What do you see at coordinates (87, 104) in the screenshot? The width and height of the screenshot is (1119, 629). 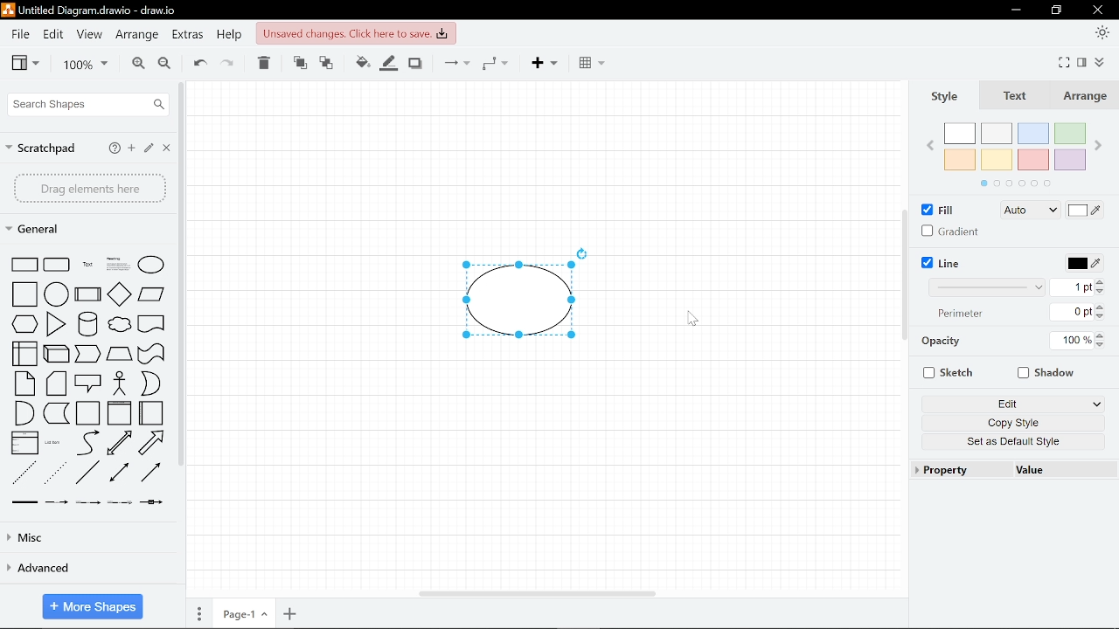 I see `Search by shapes` at bounding box center [87, 104].